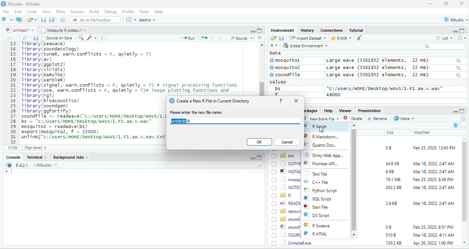  What do you see at coordinates (53, 20) in the screenshot?
I see `save as` at bounding box center [53, 20].